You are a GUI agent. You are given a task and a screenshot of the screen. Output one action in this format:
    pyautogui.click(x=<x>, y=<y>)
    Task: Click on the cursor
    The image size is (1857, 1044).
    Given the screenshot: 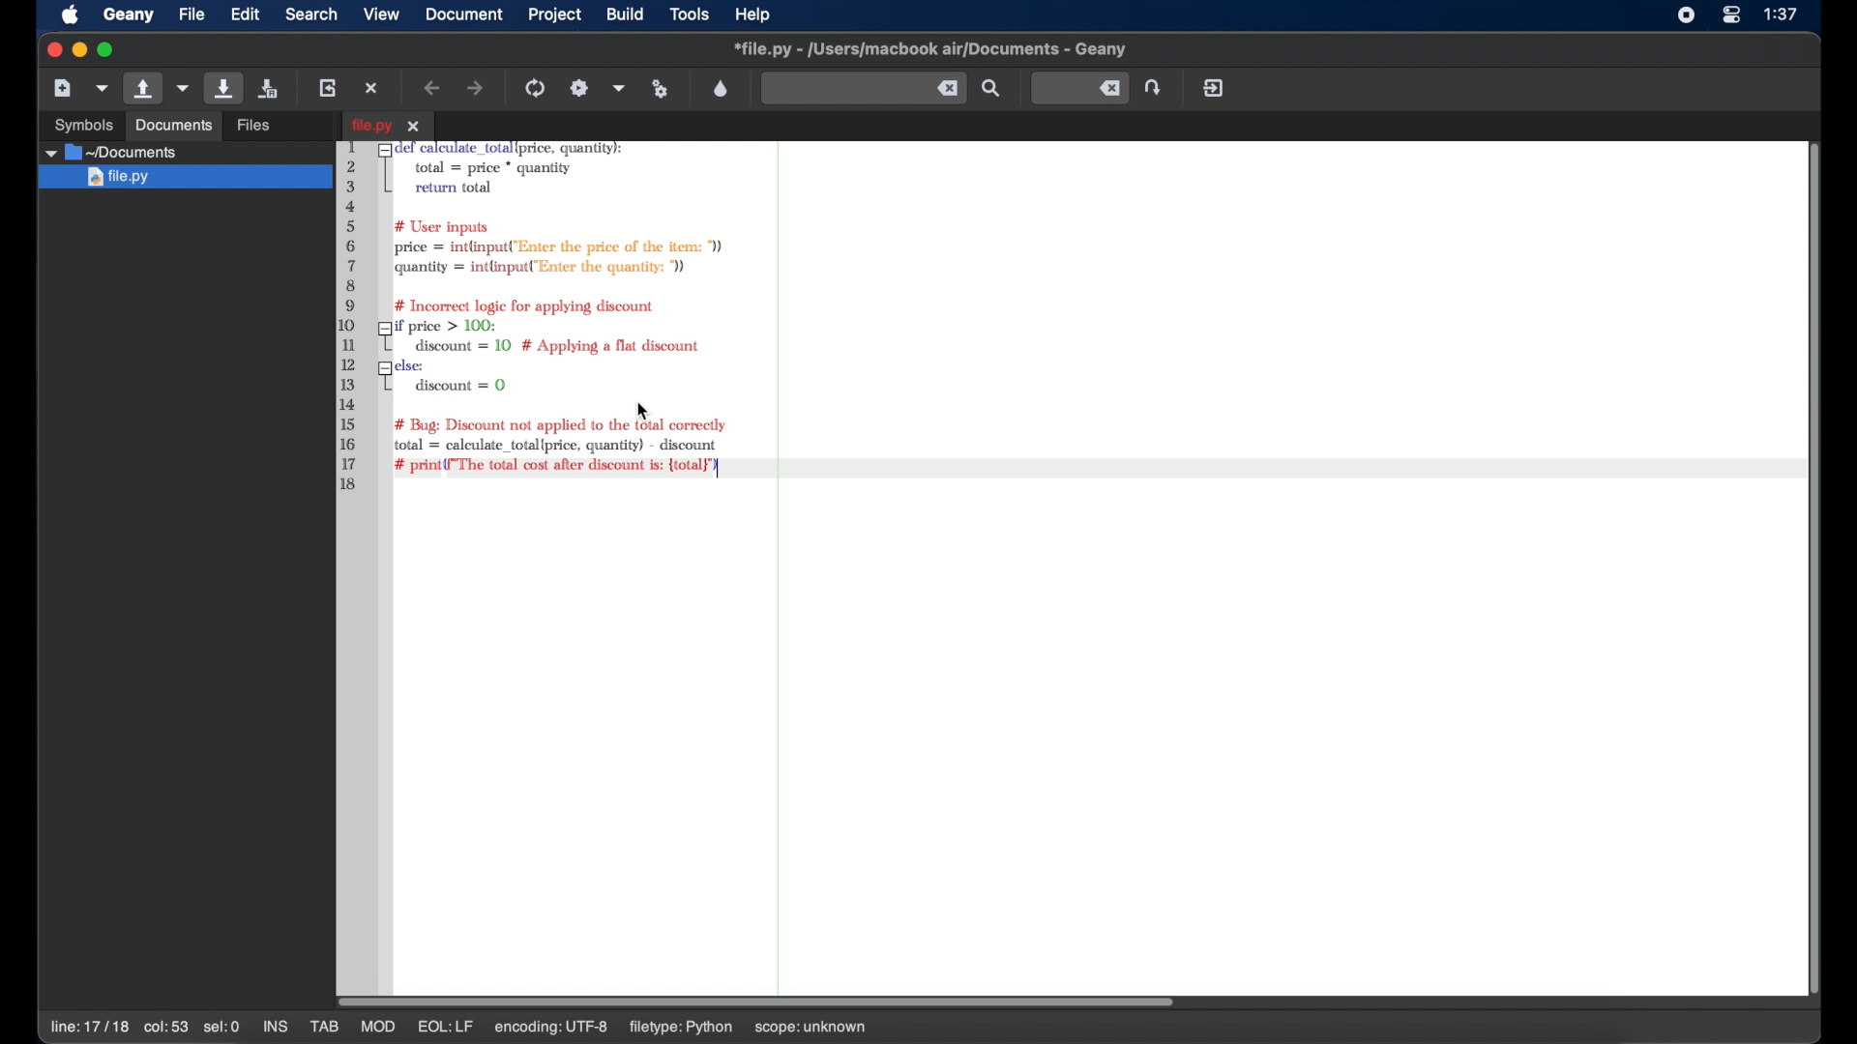 What is the action you would take?
    pyautogui.click(x=643, y=412)
    